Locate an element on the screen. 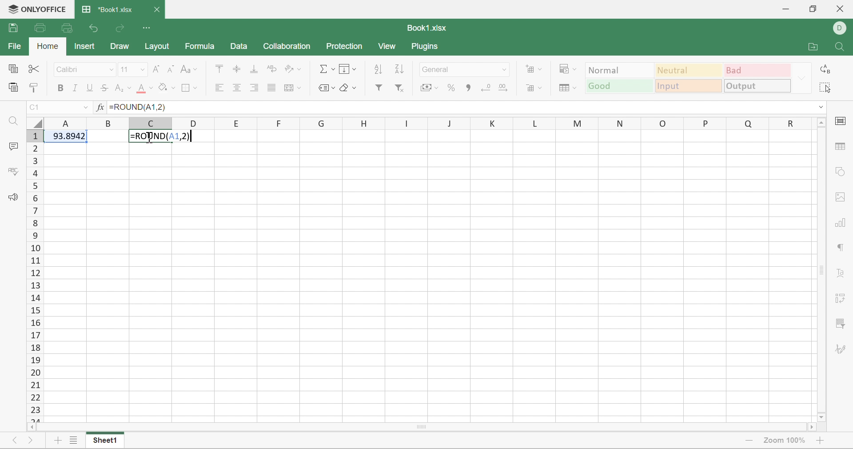 Image resolution: width=853 pixels, height=449 pixels. Neutral is located at coordinates (690, 70).